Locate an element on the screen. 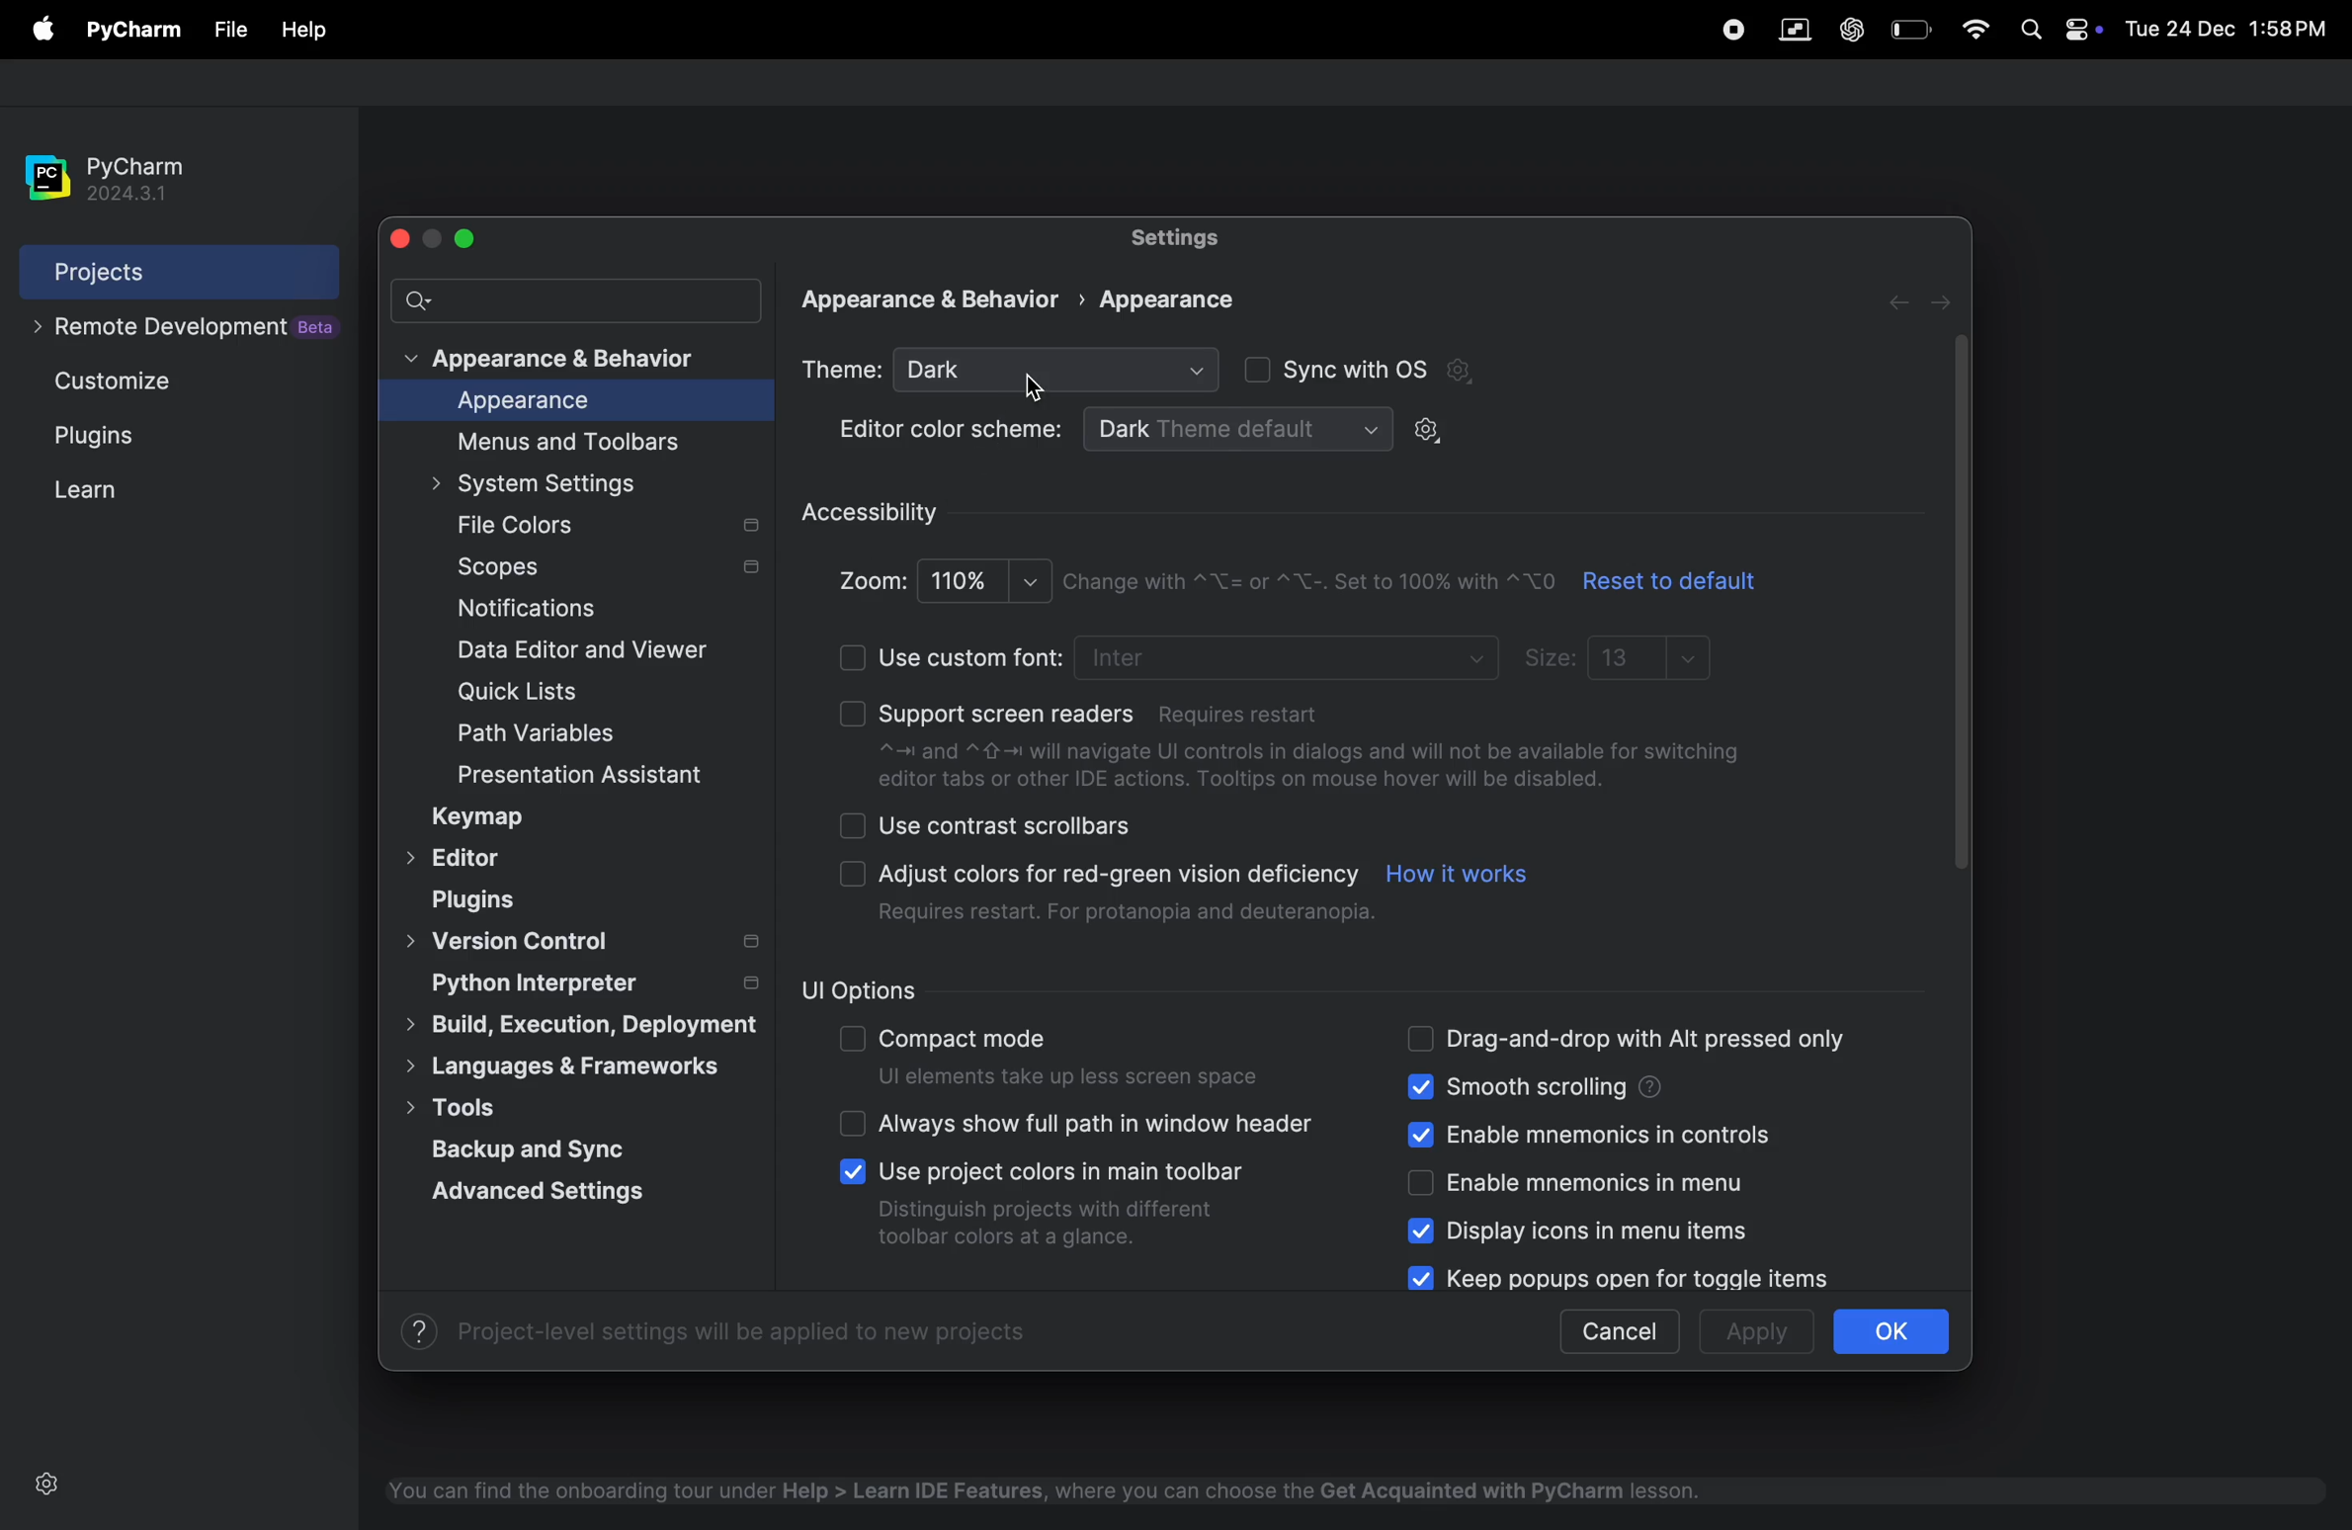 This screenshot has height=1530, width=2352. file colors is located at coordinates (600, 527).